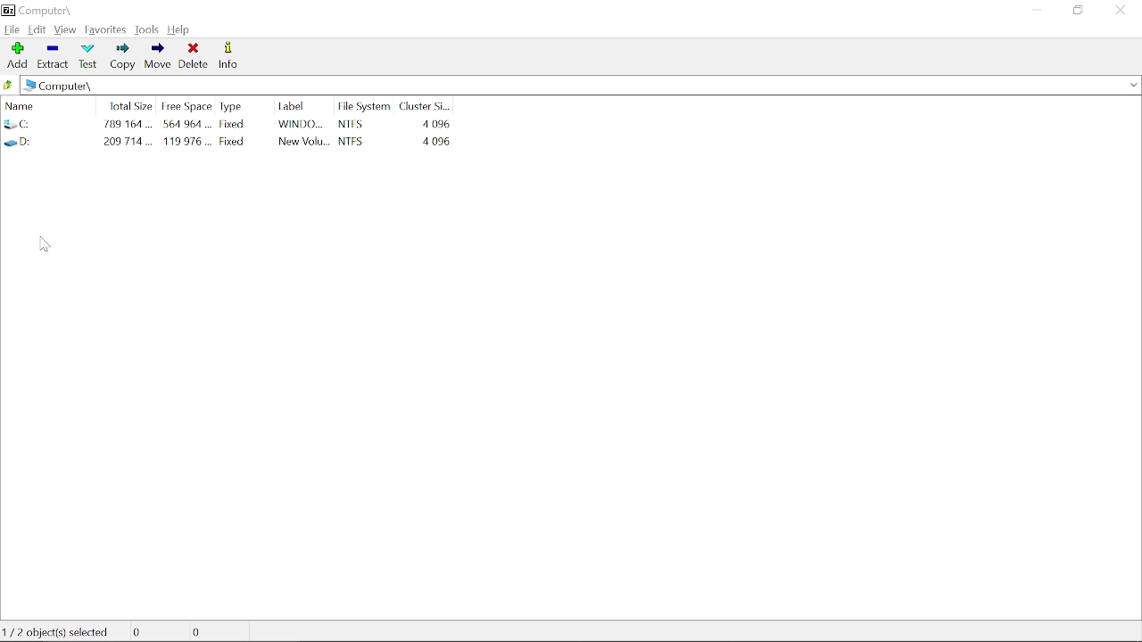  Describe the element at coordinates (236, 132) in the screenshot. I see `Fixed Fixed` at that location.